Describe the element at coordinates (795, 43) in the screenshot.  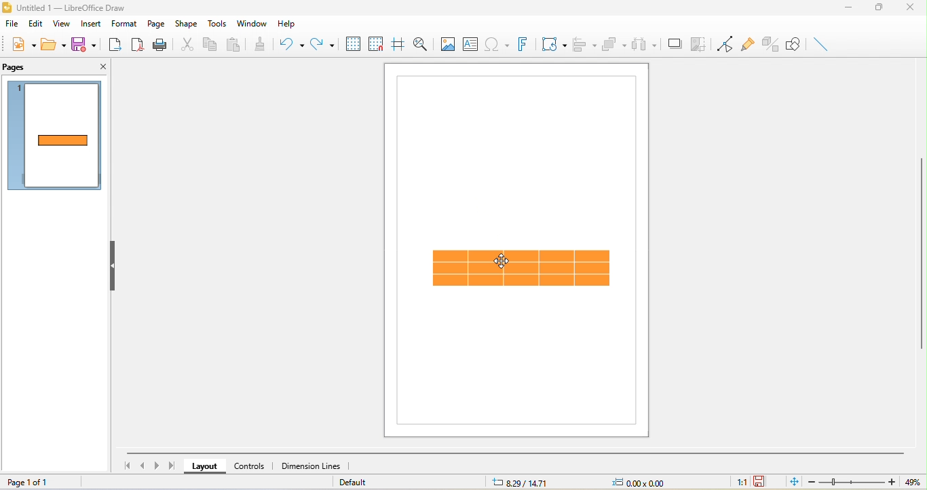
I see `show draw function` at that location.